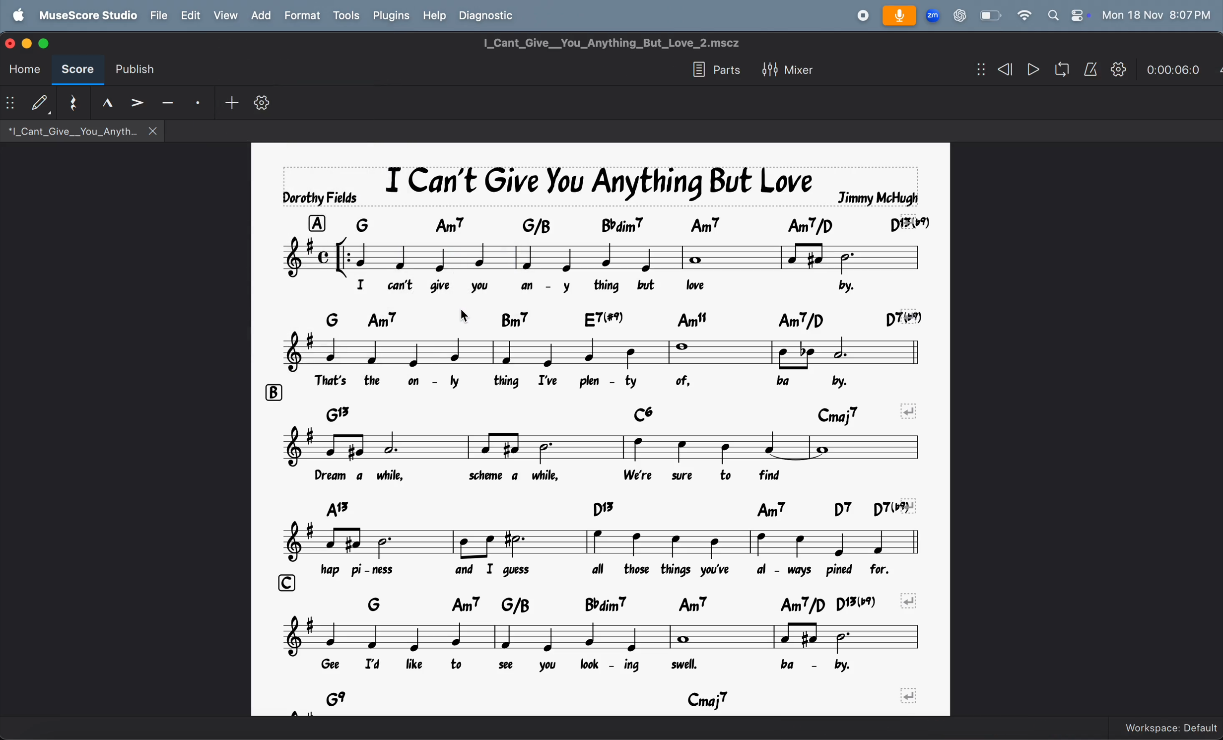 The width and height of the screenshot is (1223, 740). Describe the element at coordinates (134, 67) in the screenshot. I see `publish` at that location.